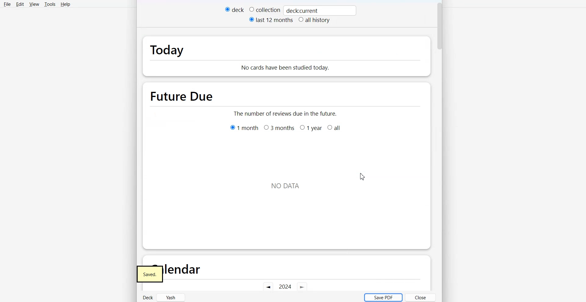  Describe the element at coordinates (302, 288) in the screenshot. I see `Go Forward` at that location.